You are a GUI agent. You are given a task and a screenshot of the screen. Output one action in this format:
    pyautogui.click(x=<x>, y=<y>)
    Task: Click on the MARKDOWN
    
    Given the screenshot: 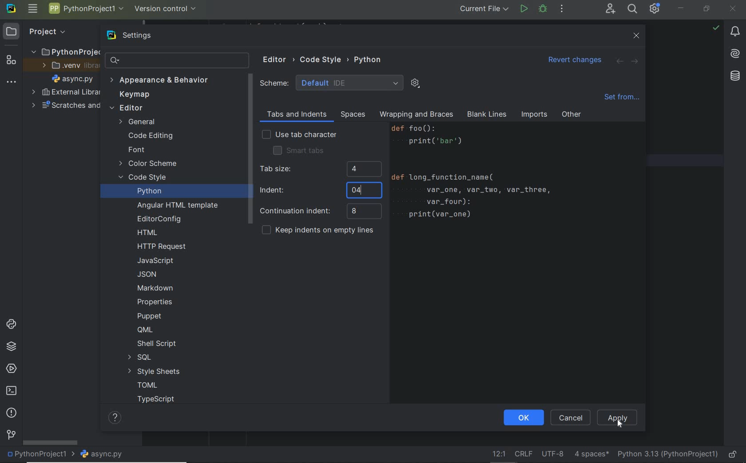 What is the action you would take?
    pyautogui.click(x=155, y=288)
    